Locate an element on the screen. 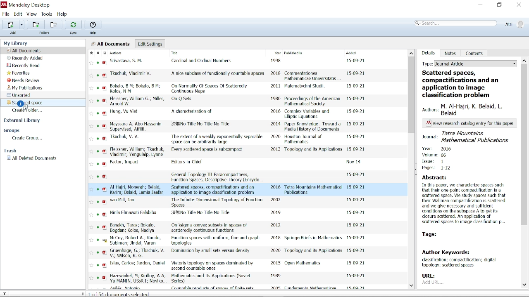 The image size is (529, 297). favorites is located at coordinates (19, 73).